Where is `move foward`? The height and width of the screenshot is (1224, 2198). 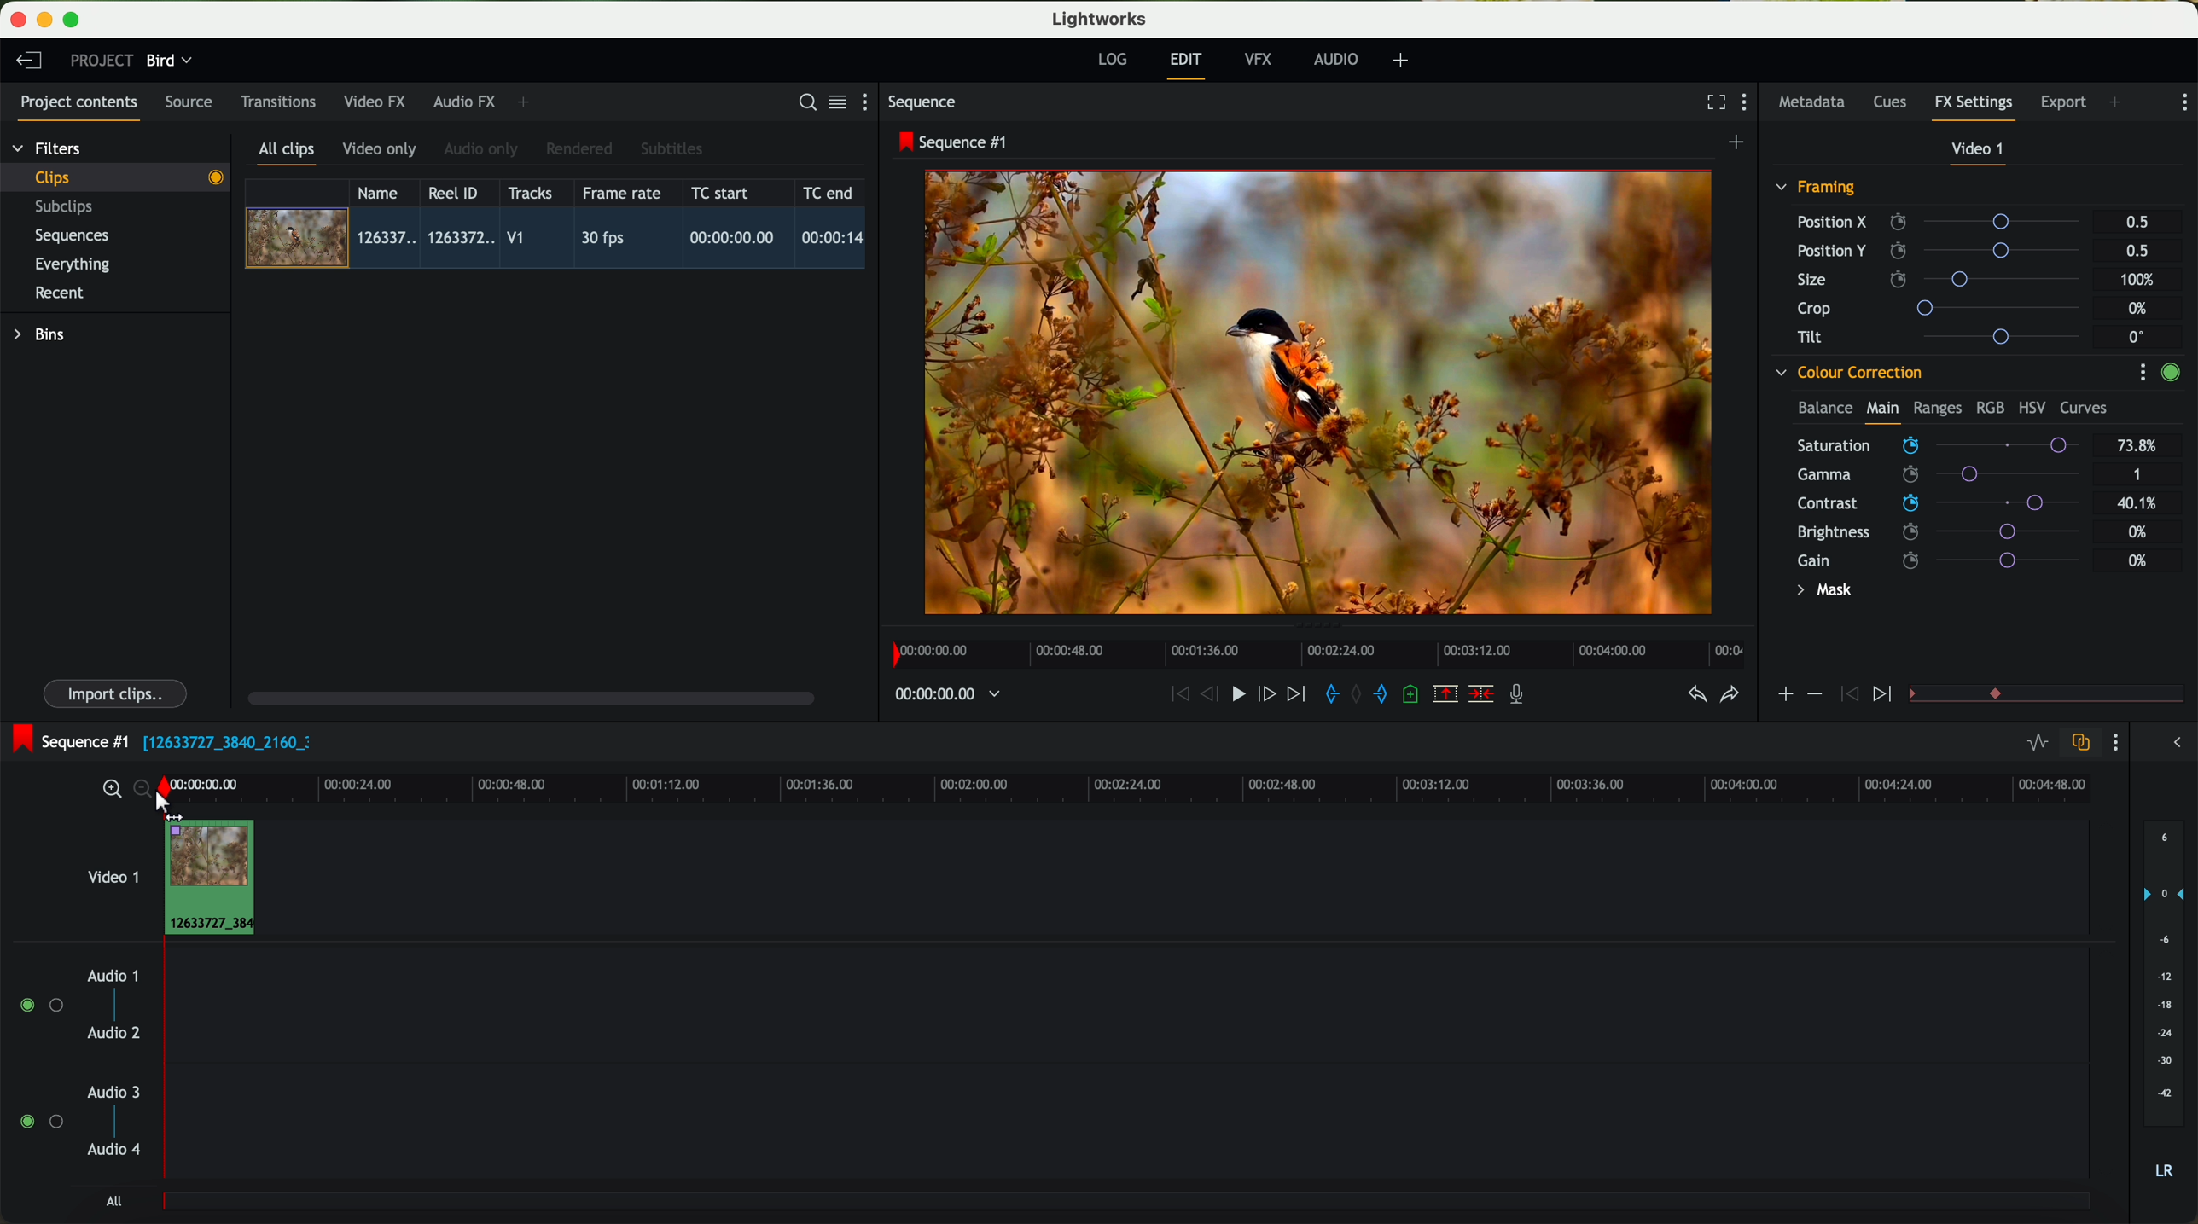
move foward is located at coordinates (1295, 694).